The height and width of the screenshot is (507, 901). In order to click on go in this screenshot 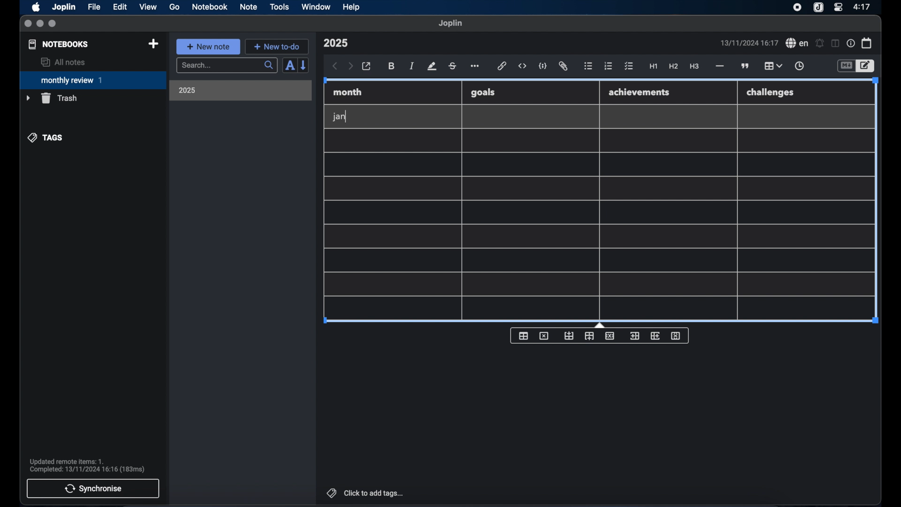, I will do `click(175, 7)`.